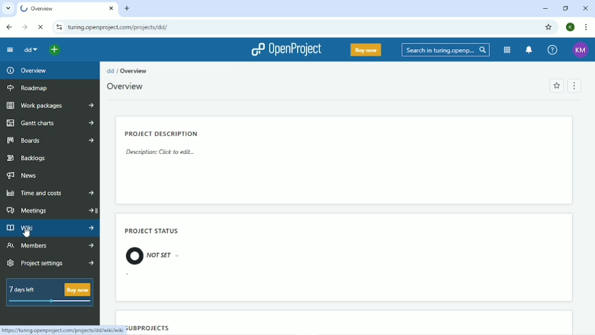 This screenshot has height=335, width=595. I want to click on 7 days left, so click(49, 293).